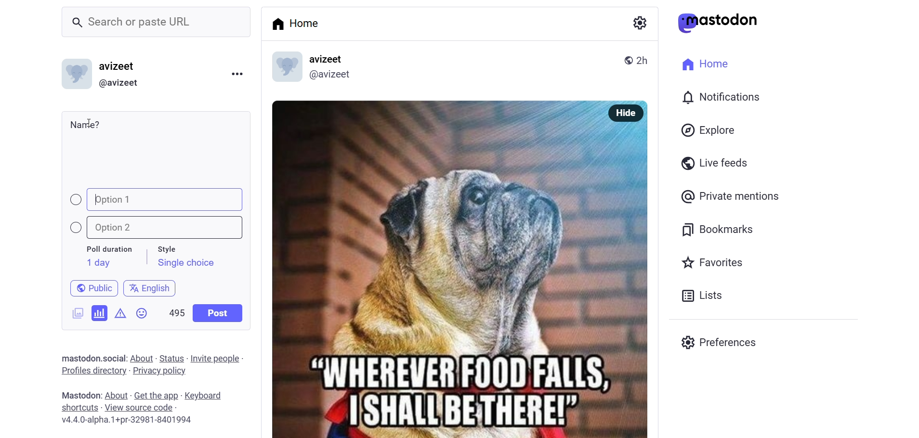  I want to click on mastodon, so click(78, 357).